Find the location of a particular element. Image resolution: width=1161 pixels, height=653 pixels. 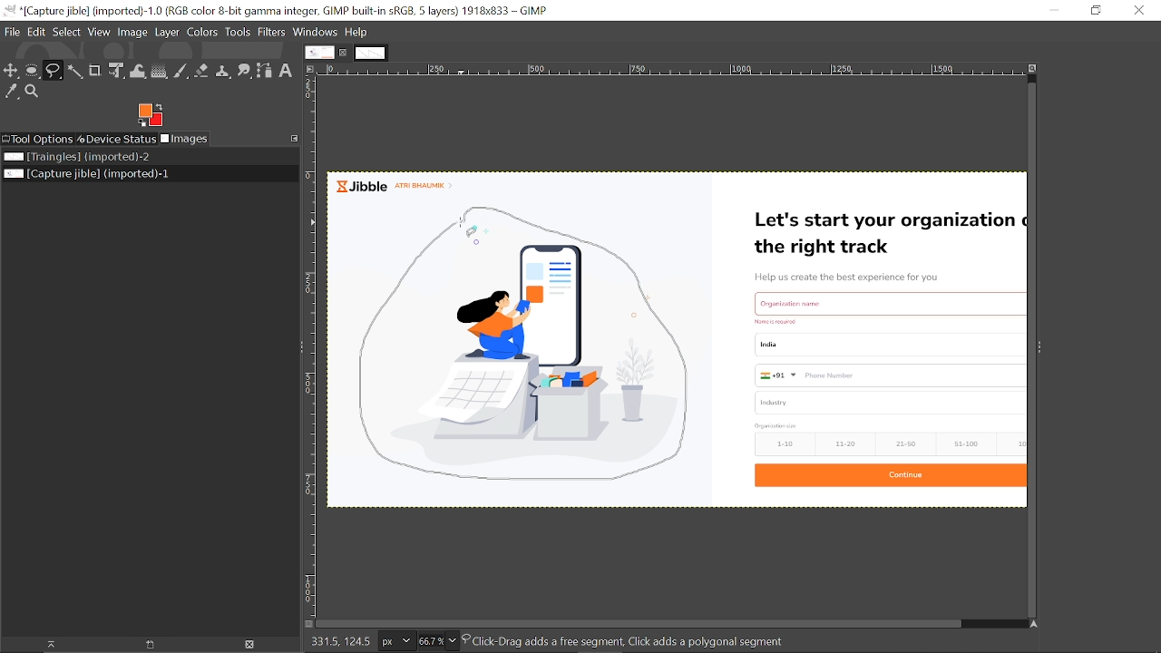

Side bar menu is located at coordinates (1040, 354).